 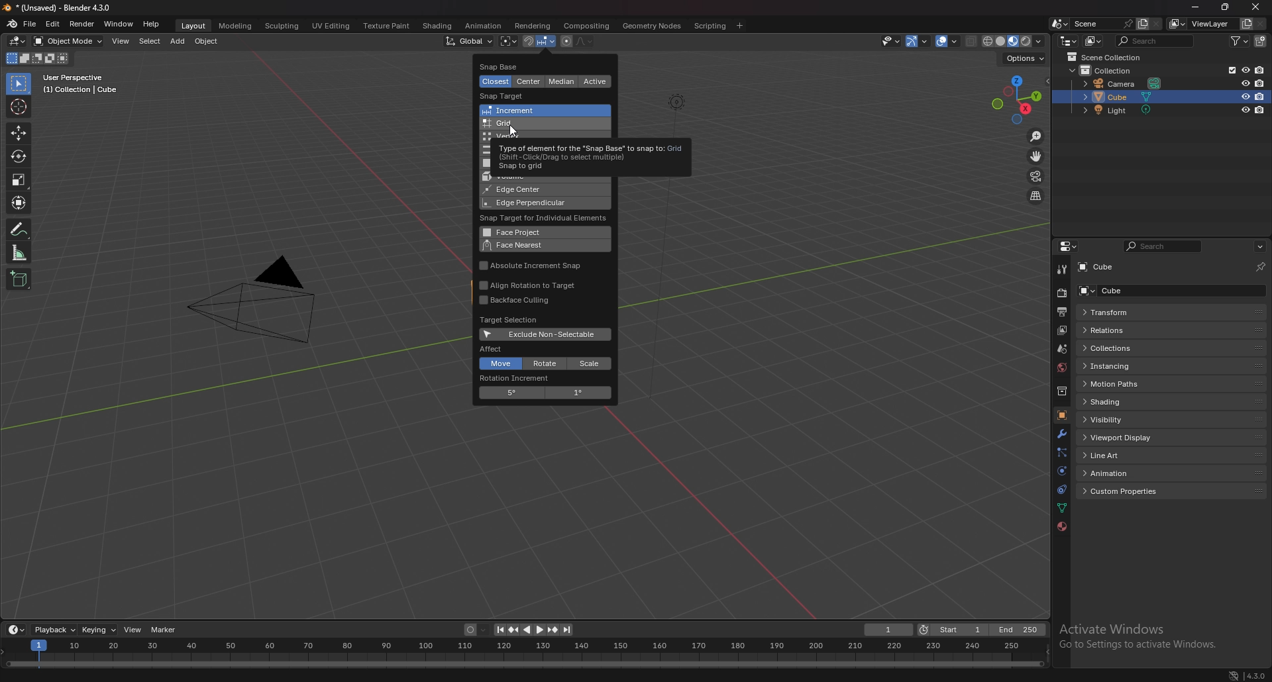 What do you see at coordinates (1068, 40) in the screenshot?
I see `editor type` at bounding box center [1068, 40].